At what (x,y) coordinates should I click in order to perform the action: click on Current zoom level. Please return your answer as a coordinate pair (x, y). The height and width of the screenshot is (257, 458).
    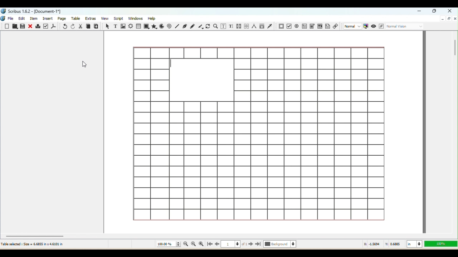
    Looking at the image, I should click on (168, 244).